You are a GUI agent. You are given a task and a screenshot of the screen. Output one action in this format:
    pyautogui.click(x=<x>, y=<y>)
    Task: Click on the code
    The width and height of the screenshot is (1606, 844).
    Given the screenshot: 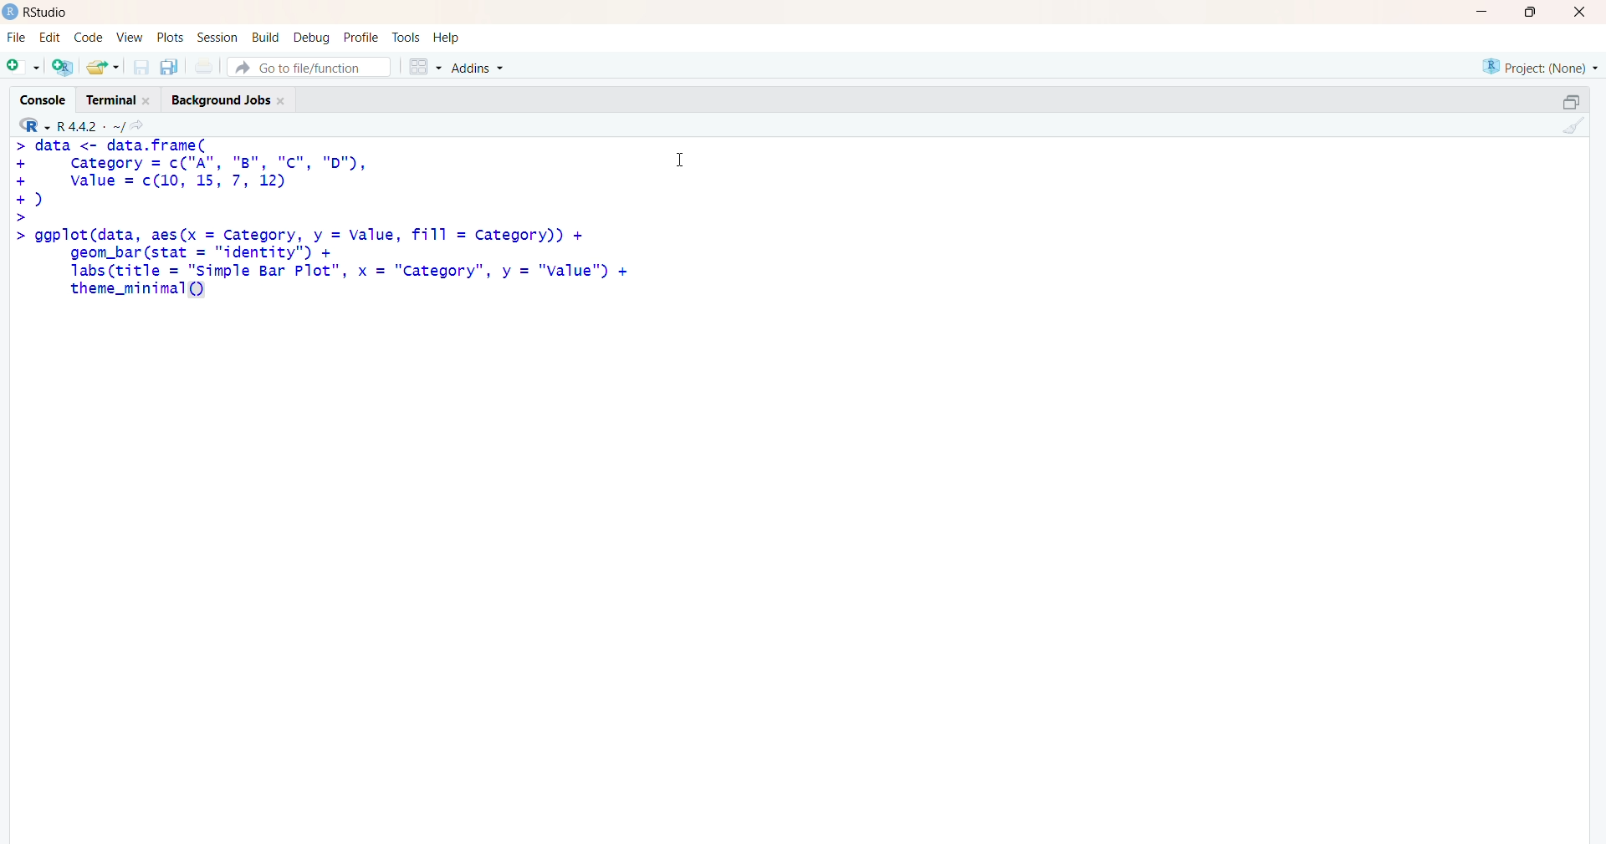 What is the action you would take?
    pyautogui.click(x=88, y=38)
    